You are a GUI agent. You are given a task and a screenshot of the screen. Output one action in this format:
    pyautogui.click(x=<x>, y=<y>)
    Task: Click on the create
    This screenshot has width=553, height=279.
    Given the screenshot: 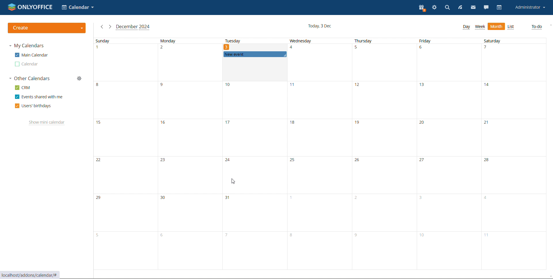 What is the action you would take?
    pyautogui.click(x=47, y=28)
    